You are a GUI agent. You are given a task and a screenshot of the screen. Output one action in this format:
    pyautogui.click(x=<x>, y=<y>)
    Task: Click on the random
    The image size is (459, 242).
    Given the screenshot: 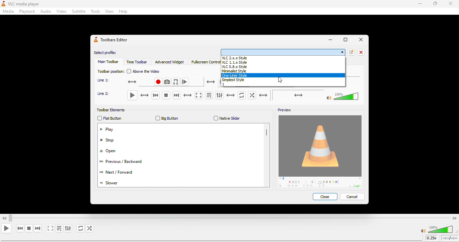 What is the action you would take?
    pyautogui.click(x=258, y=96)
    